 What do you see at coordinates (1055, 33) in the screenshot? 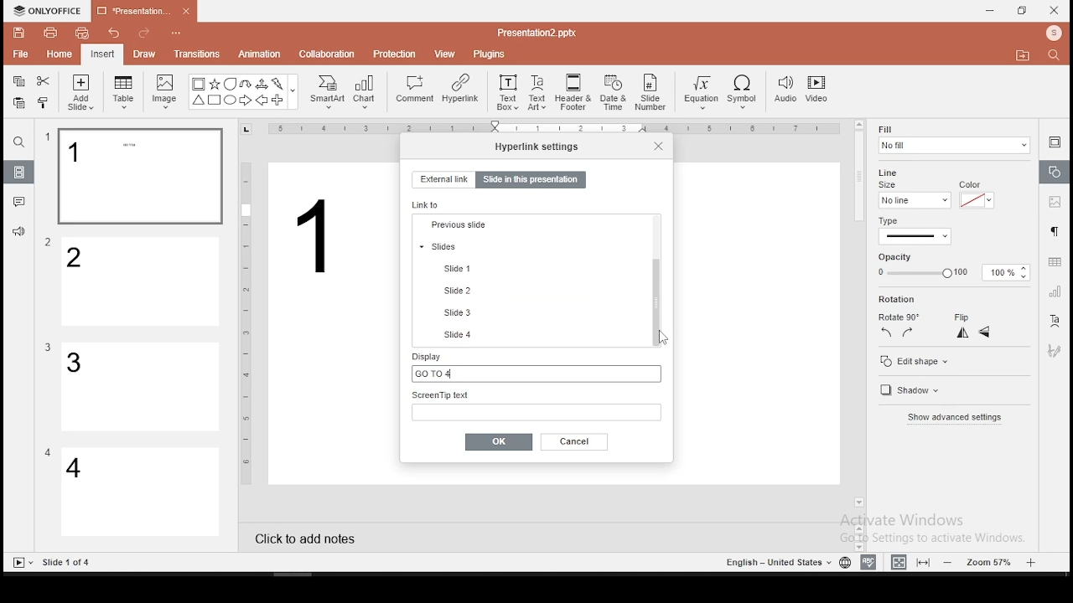
I see `Profile` at bounding box center [1055, 33].